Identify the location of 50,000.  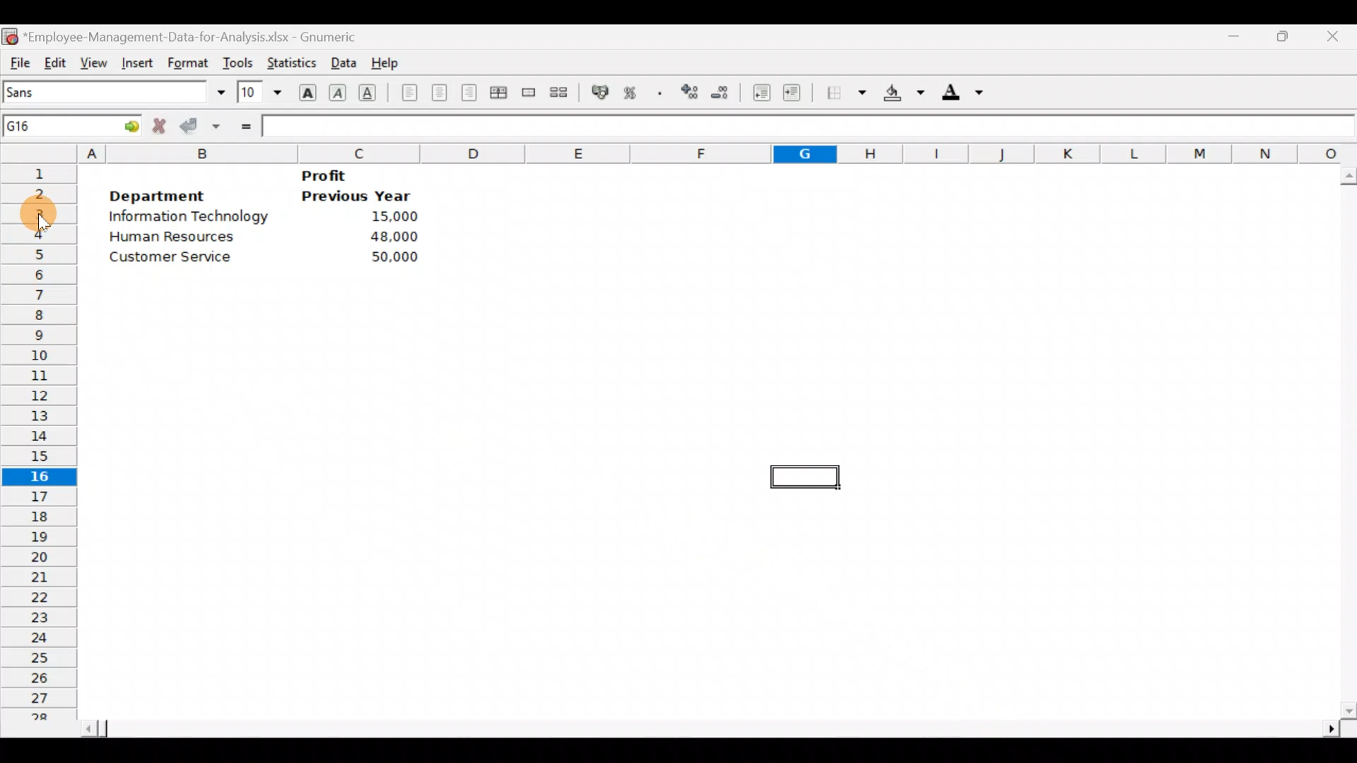
(389, 256).